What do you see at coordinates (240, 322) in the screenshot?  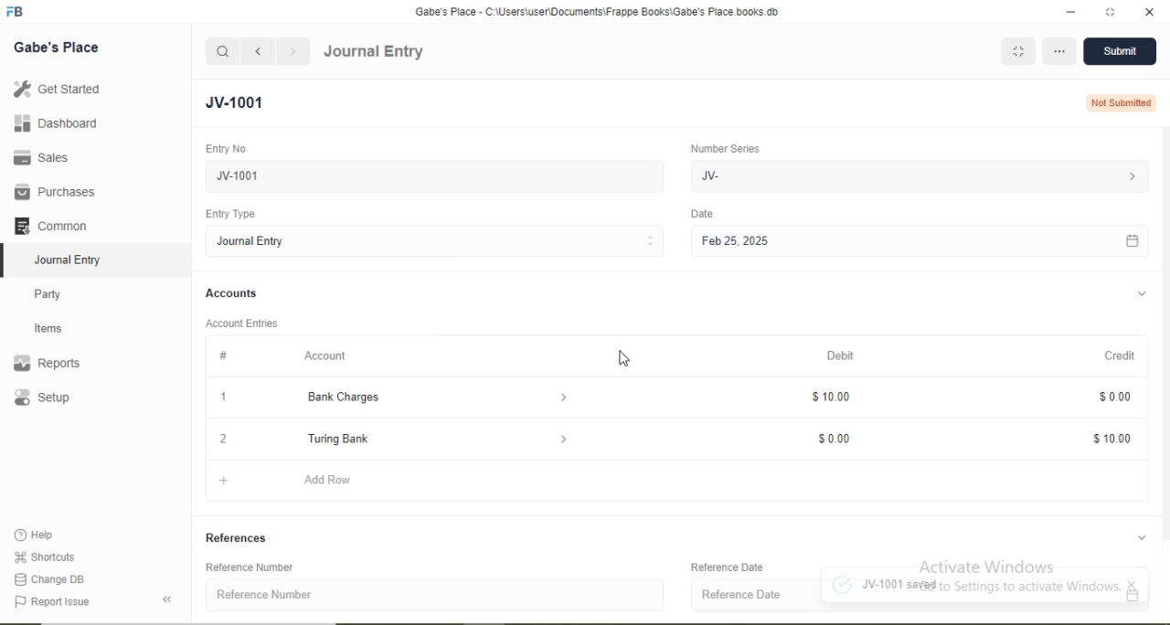 I see `Account Entries` at bounding box center [240, 322].